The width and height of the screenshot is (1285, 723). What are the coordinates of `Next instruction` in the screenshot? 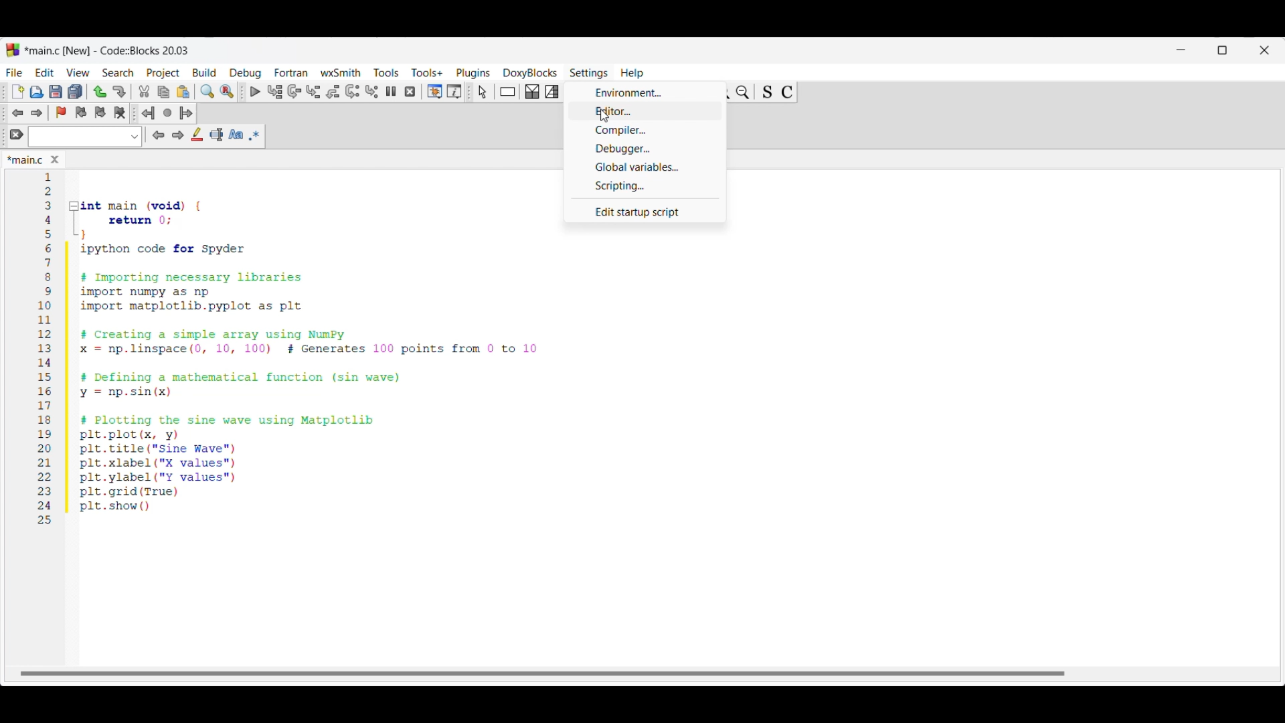 It's located at (352, 92).